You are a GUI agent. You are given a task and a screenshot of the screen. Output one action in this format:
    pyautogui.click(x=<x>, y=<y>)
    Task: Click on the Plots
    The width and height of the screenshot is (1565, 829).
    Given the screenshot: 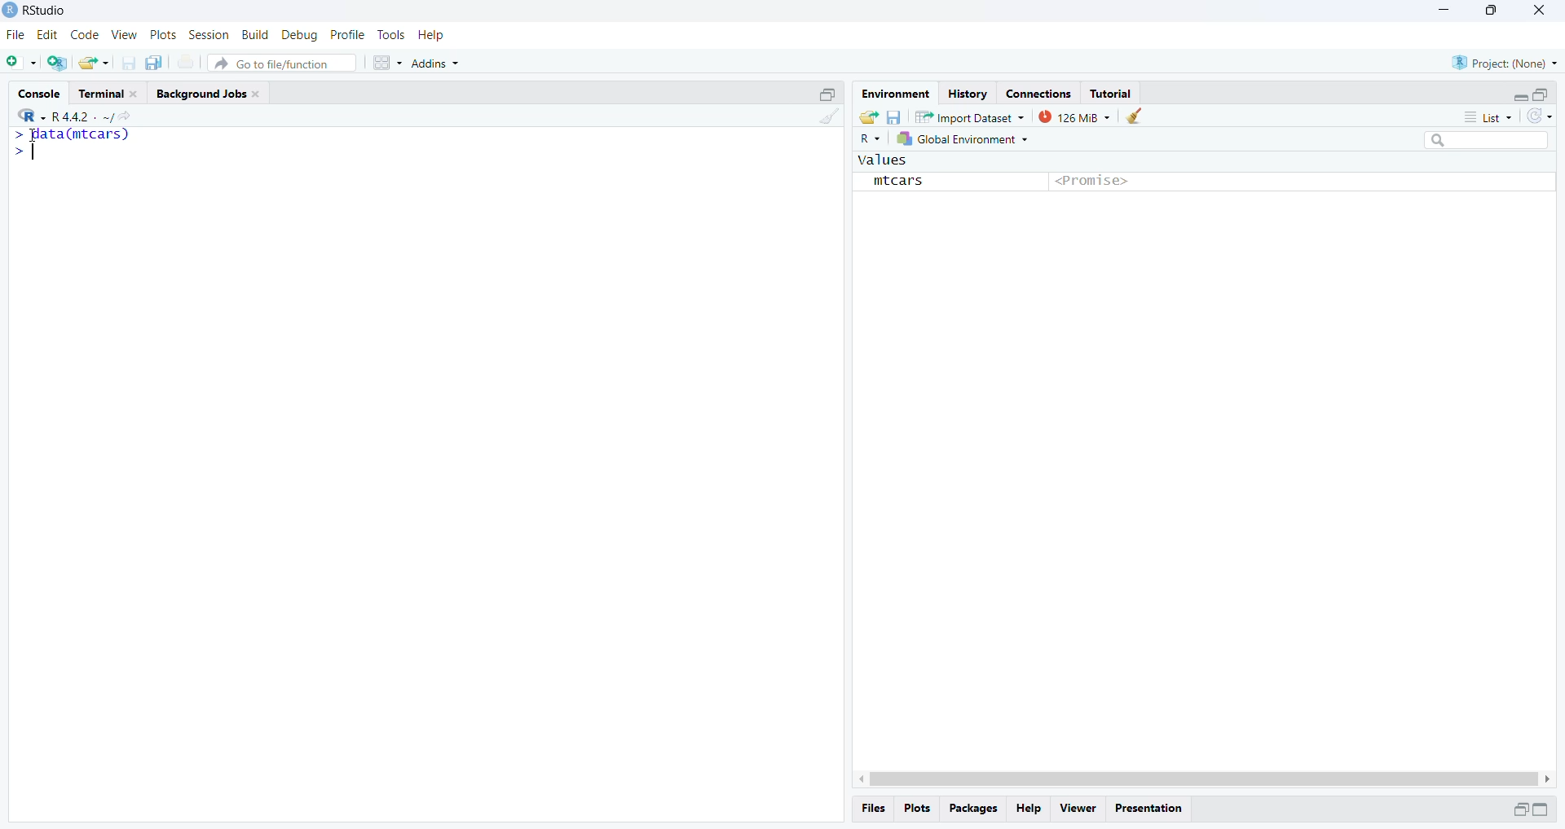 What is the action you would take?
    pyautogui.click(x=915, y=808)
    